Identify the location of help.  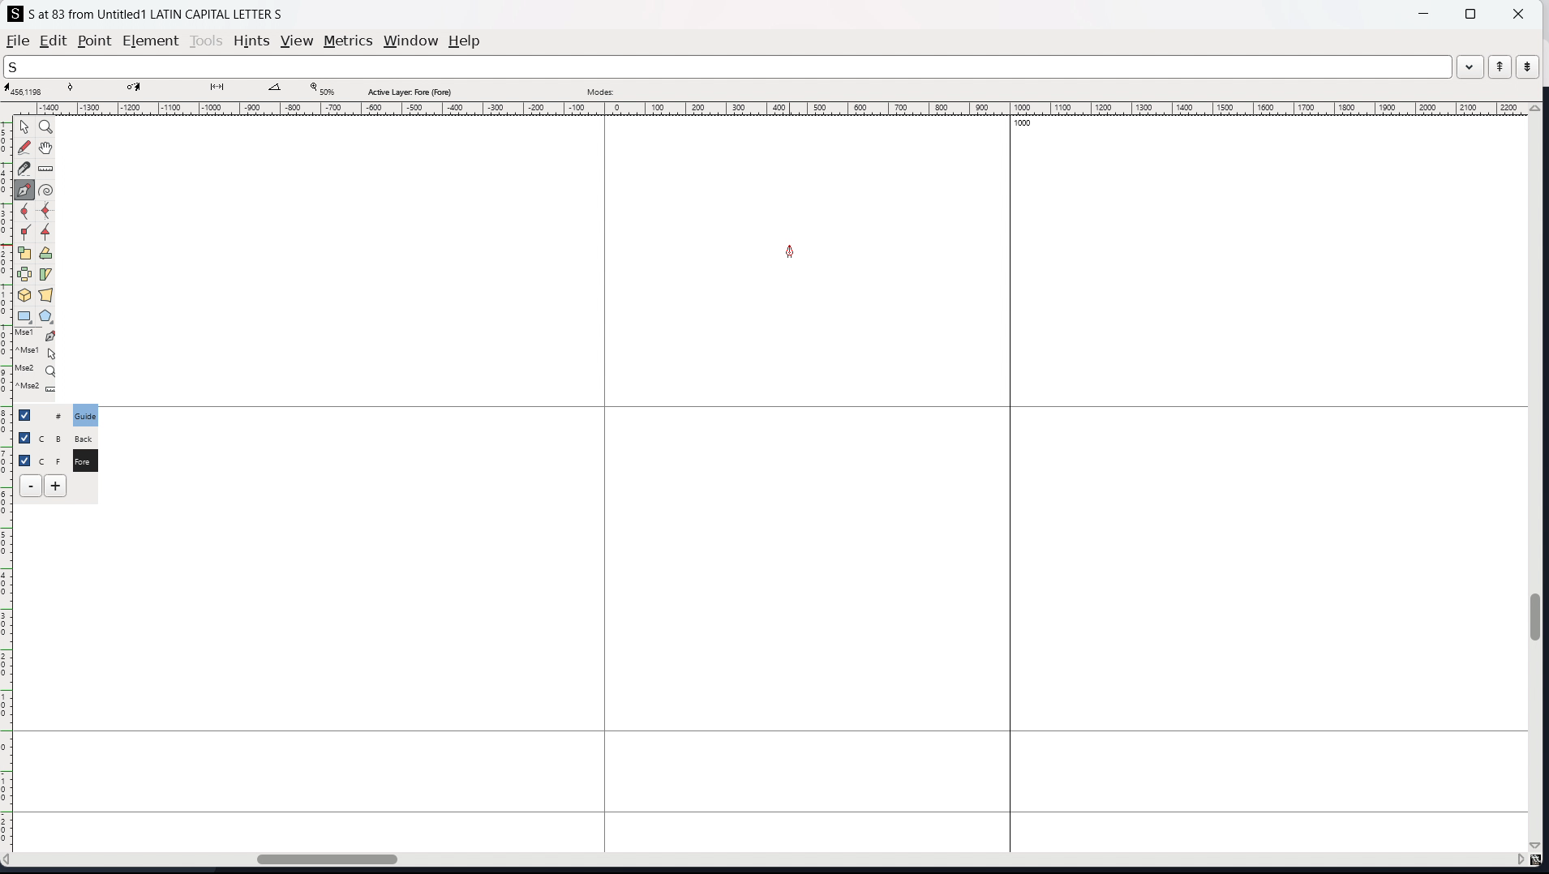
(465, 41).